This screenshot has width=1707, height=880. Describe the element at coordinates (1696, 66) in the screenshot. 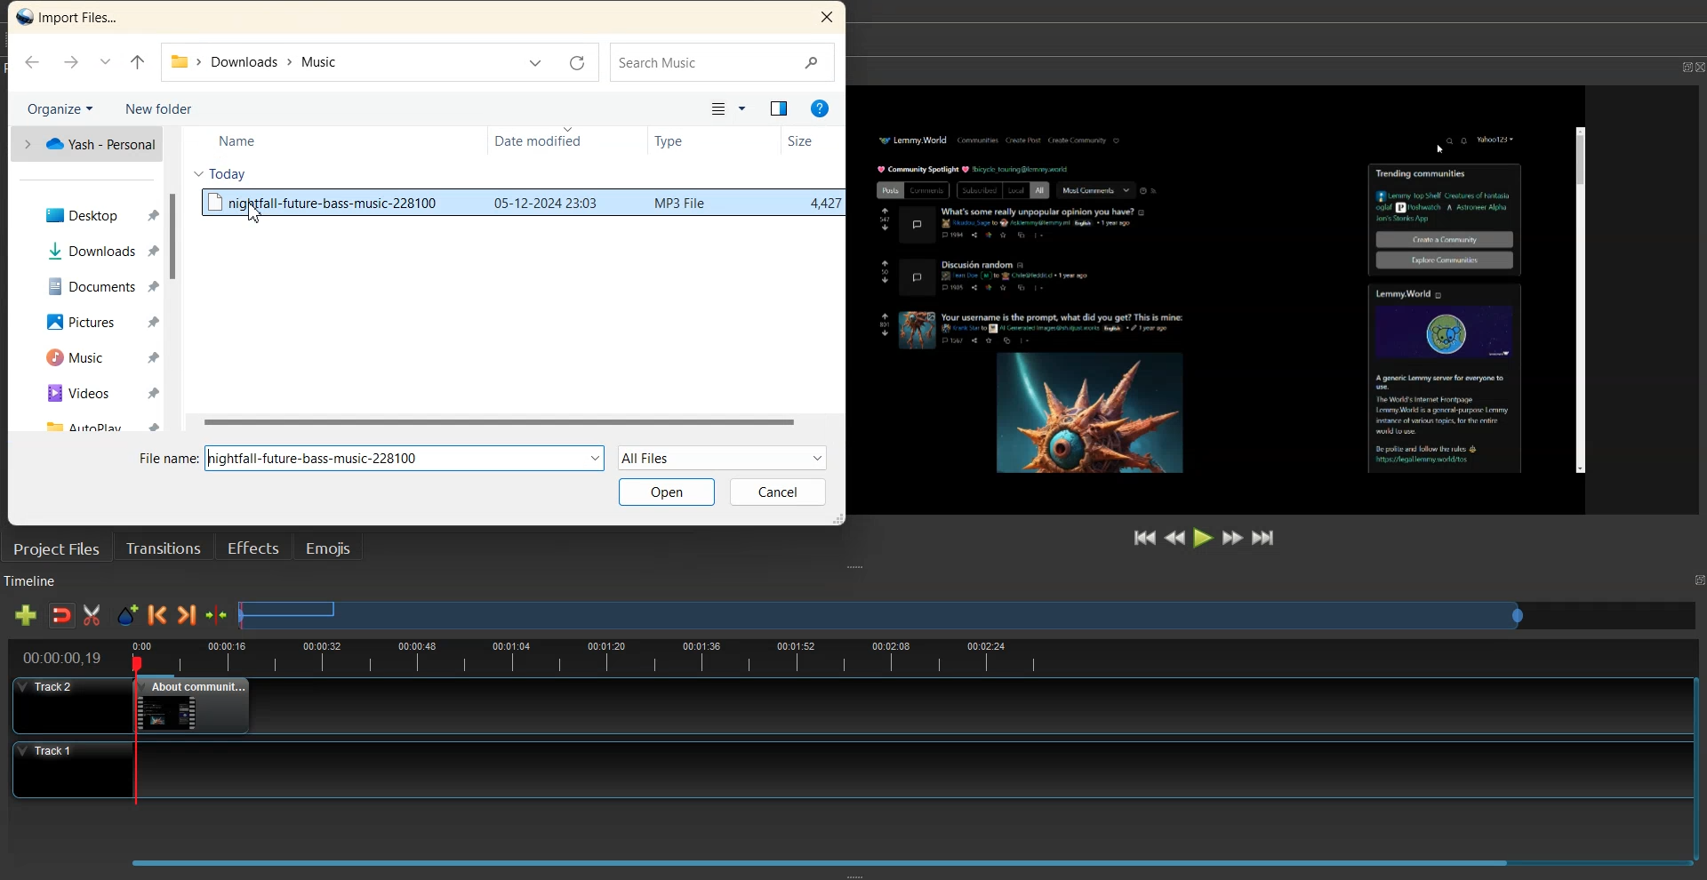

I see `Close` at that location.